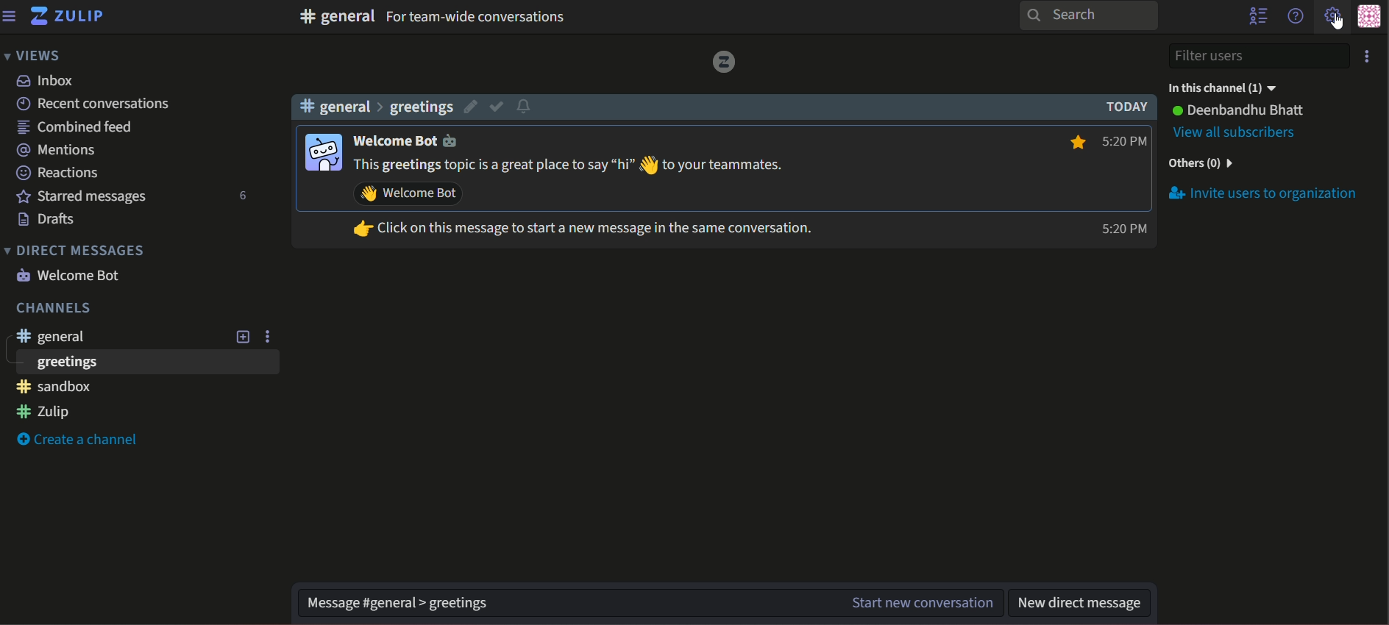 The width and height of the screenshot is (1389, 625). What do you see at coordinates (468, 107) in the screenshot?
I see `edit` at bounding box center [468, 107].